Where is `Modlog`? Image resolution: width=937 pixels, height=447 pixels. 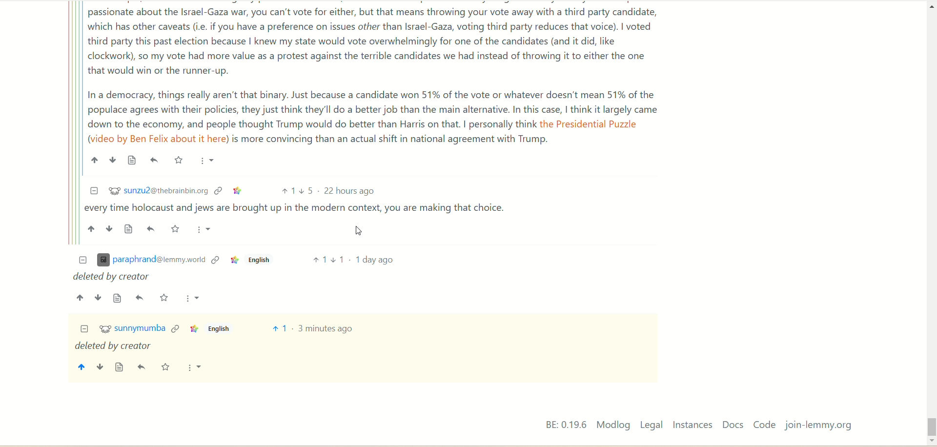
Modlog is located at coordinates (613, 425).